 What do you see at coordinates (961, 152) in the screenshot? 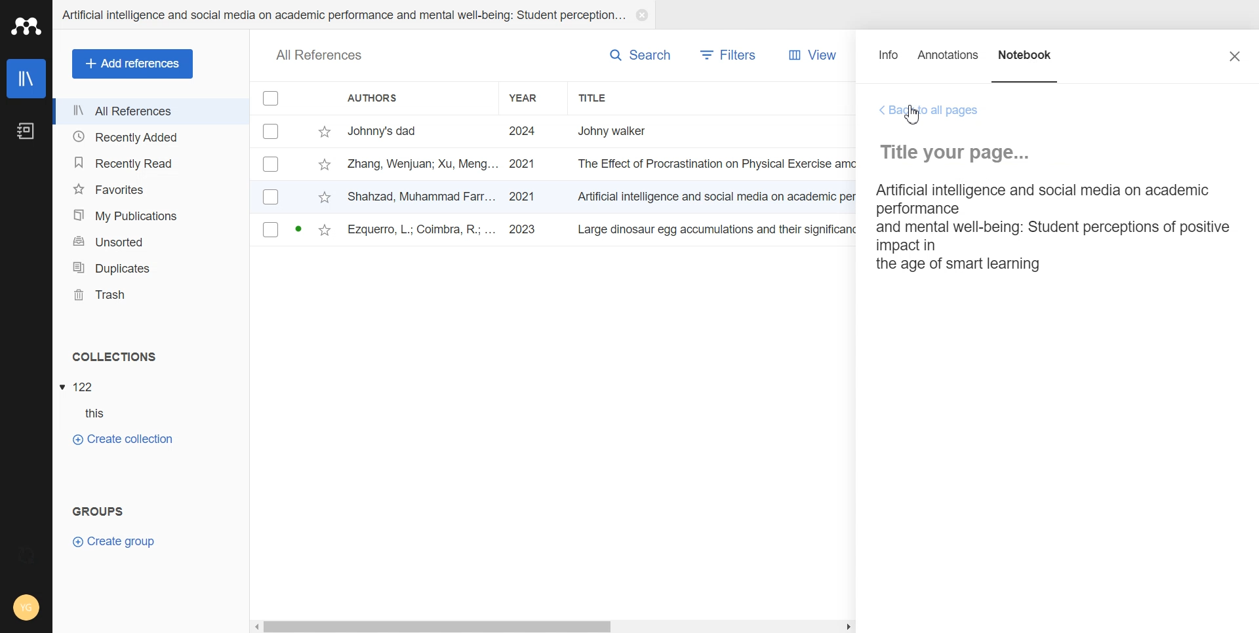
I see `Title your page` at bounding box center [961, 152].